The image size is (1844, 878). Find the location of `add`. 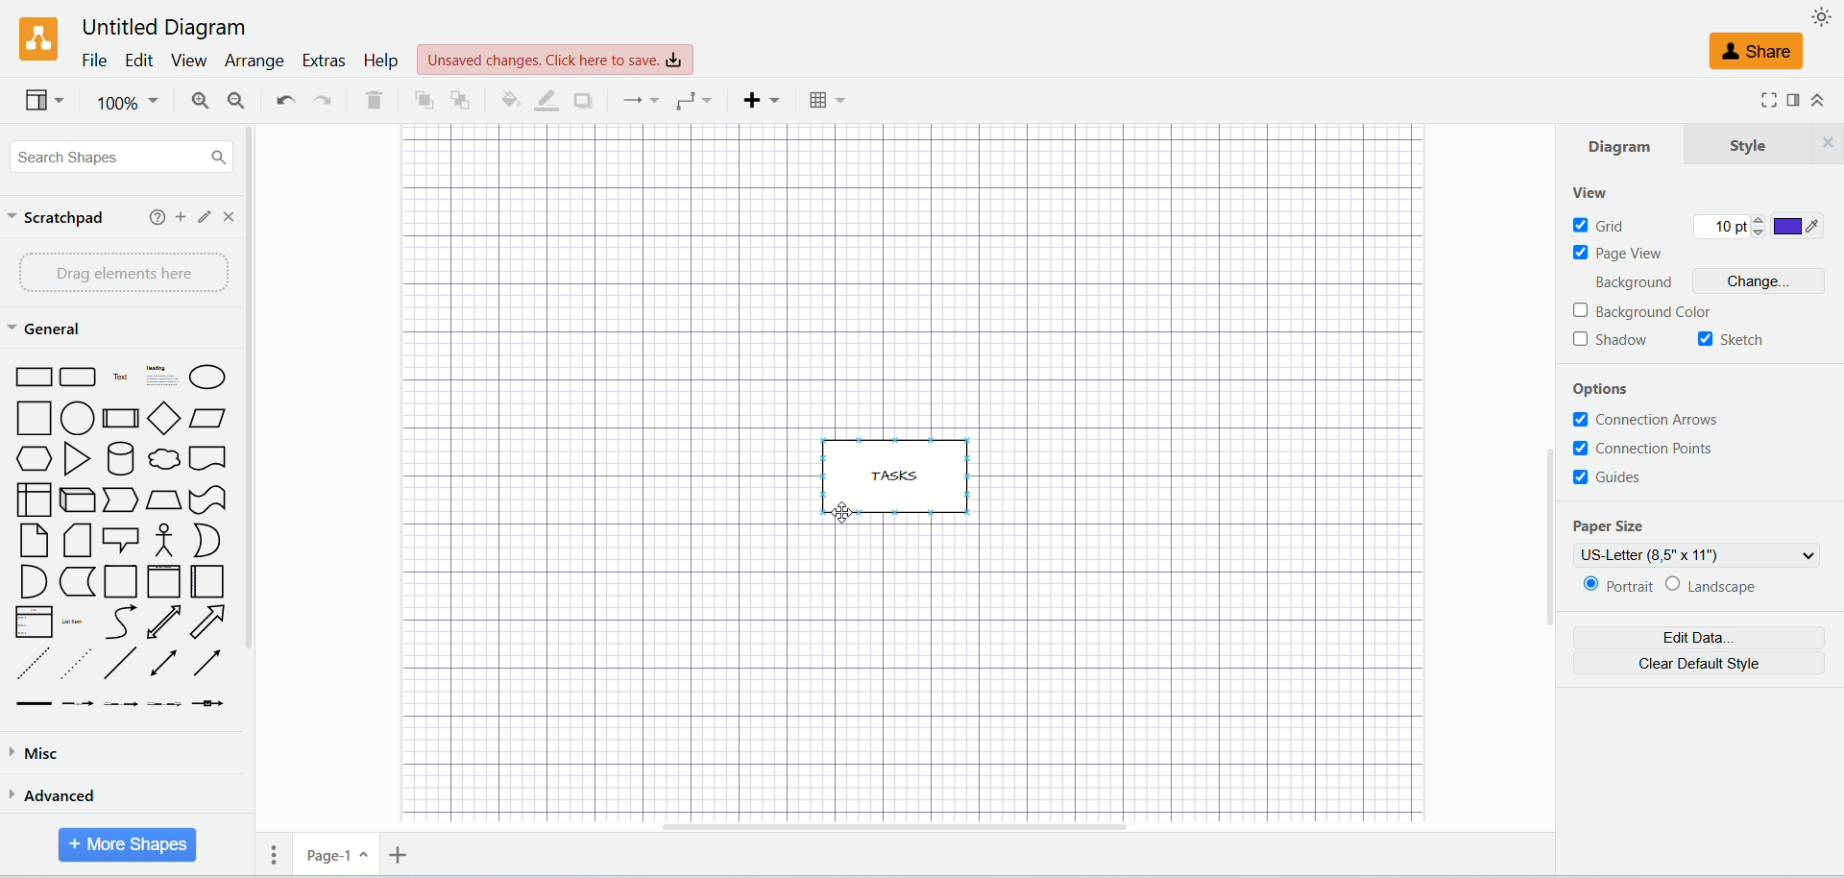

add is located at coordinates (181, 216).